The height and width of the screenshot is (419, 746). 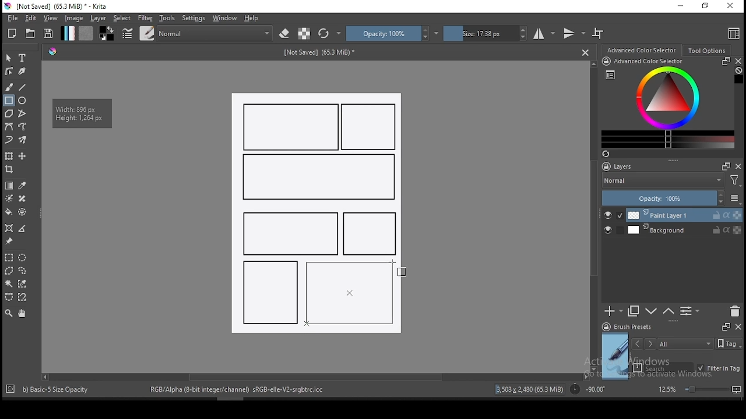 I want to click on reload original preset, so click(x=330, y=33).